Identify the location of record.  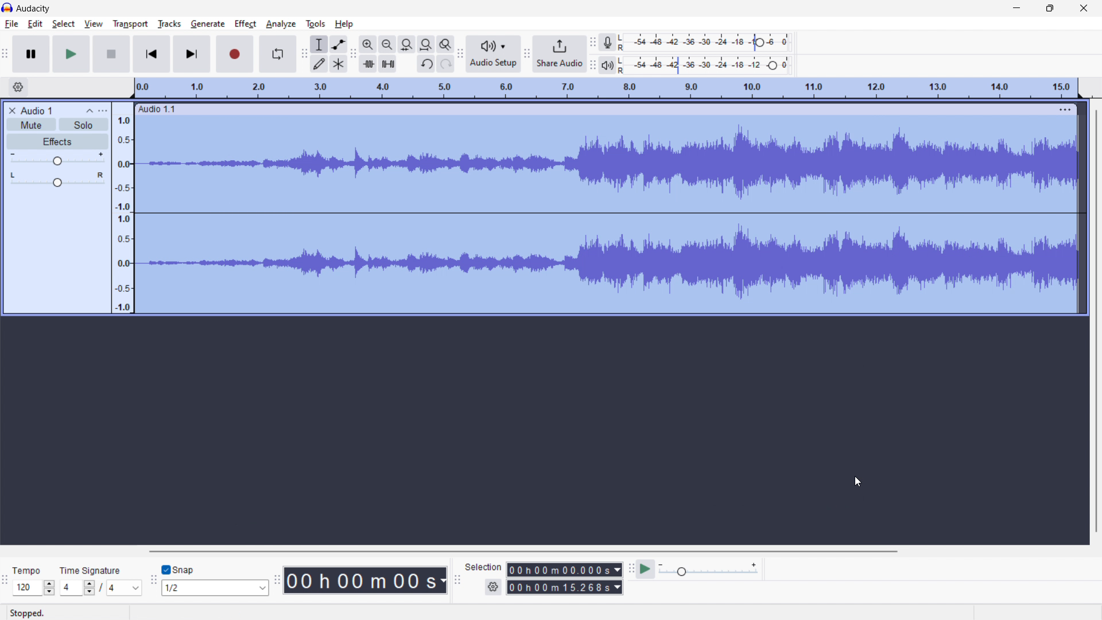
(235, 54).